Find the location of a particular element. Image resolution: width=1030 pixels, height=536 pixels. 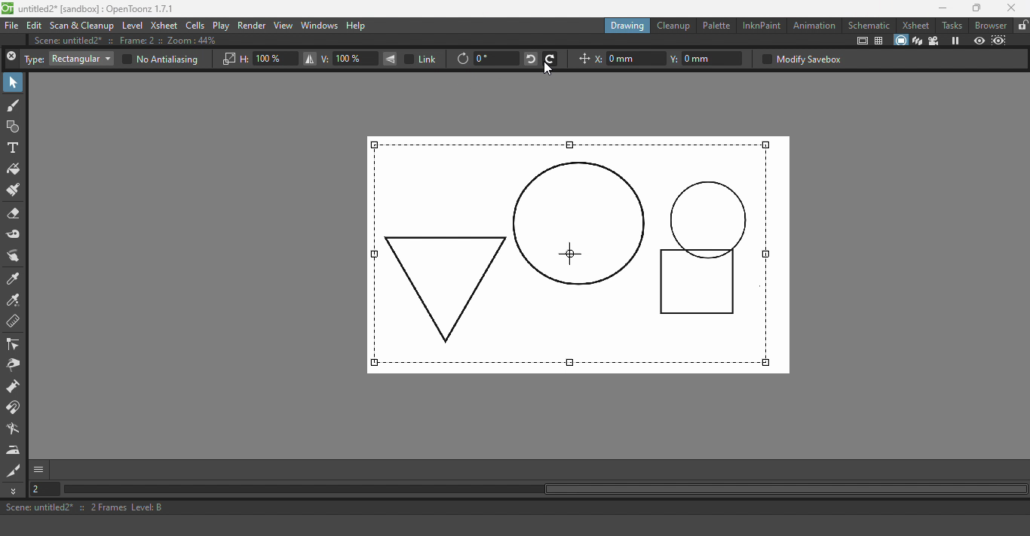

Blender tool is located at coordinates (15, 429).